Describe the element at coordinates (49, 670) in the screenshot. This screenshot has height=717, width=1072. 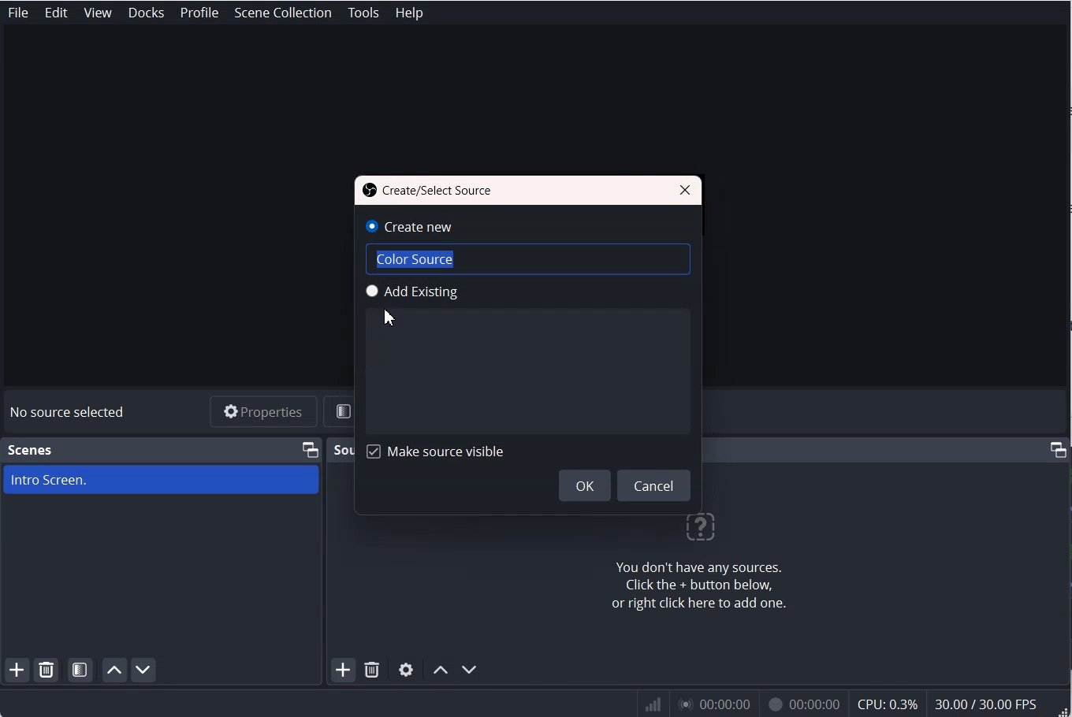
I see `Remove Selected Scene` at that location.